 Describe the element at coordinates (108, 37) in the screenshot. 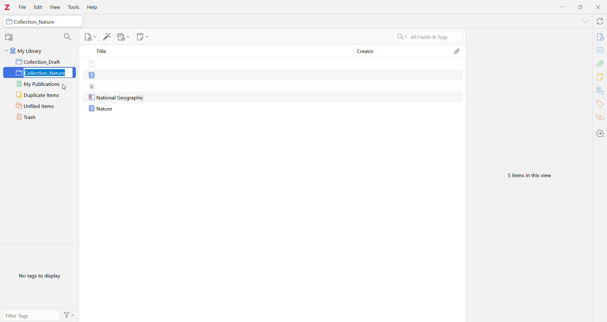

I see `Add Item(s) by Identifier` at that location.